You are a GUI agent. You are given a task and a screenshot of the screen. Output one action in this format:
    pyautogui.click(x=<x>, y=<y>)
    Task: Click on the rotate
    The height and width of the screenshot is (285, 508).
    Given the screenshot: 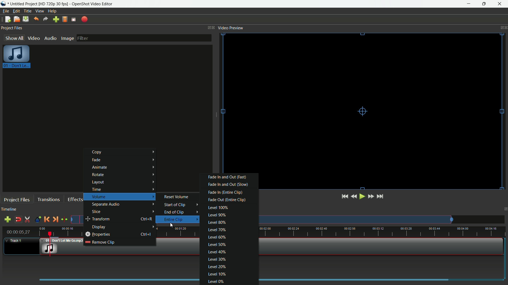 What is the action you would take?
    pyautogui.click(x=124, y=174)
    